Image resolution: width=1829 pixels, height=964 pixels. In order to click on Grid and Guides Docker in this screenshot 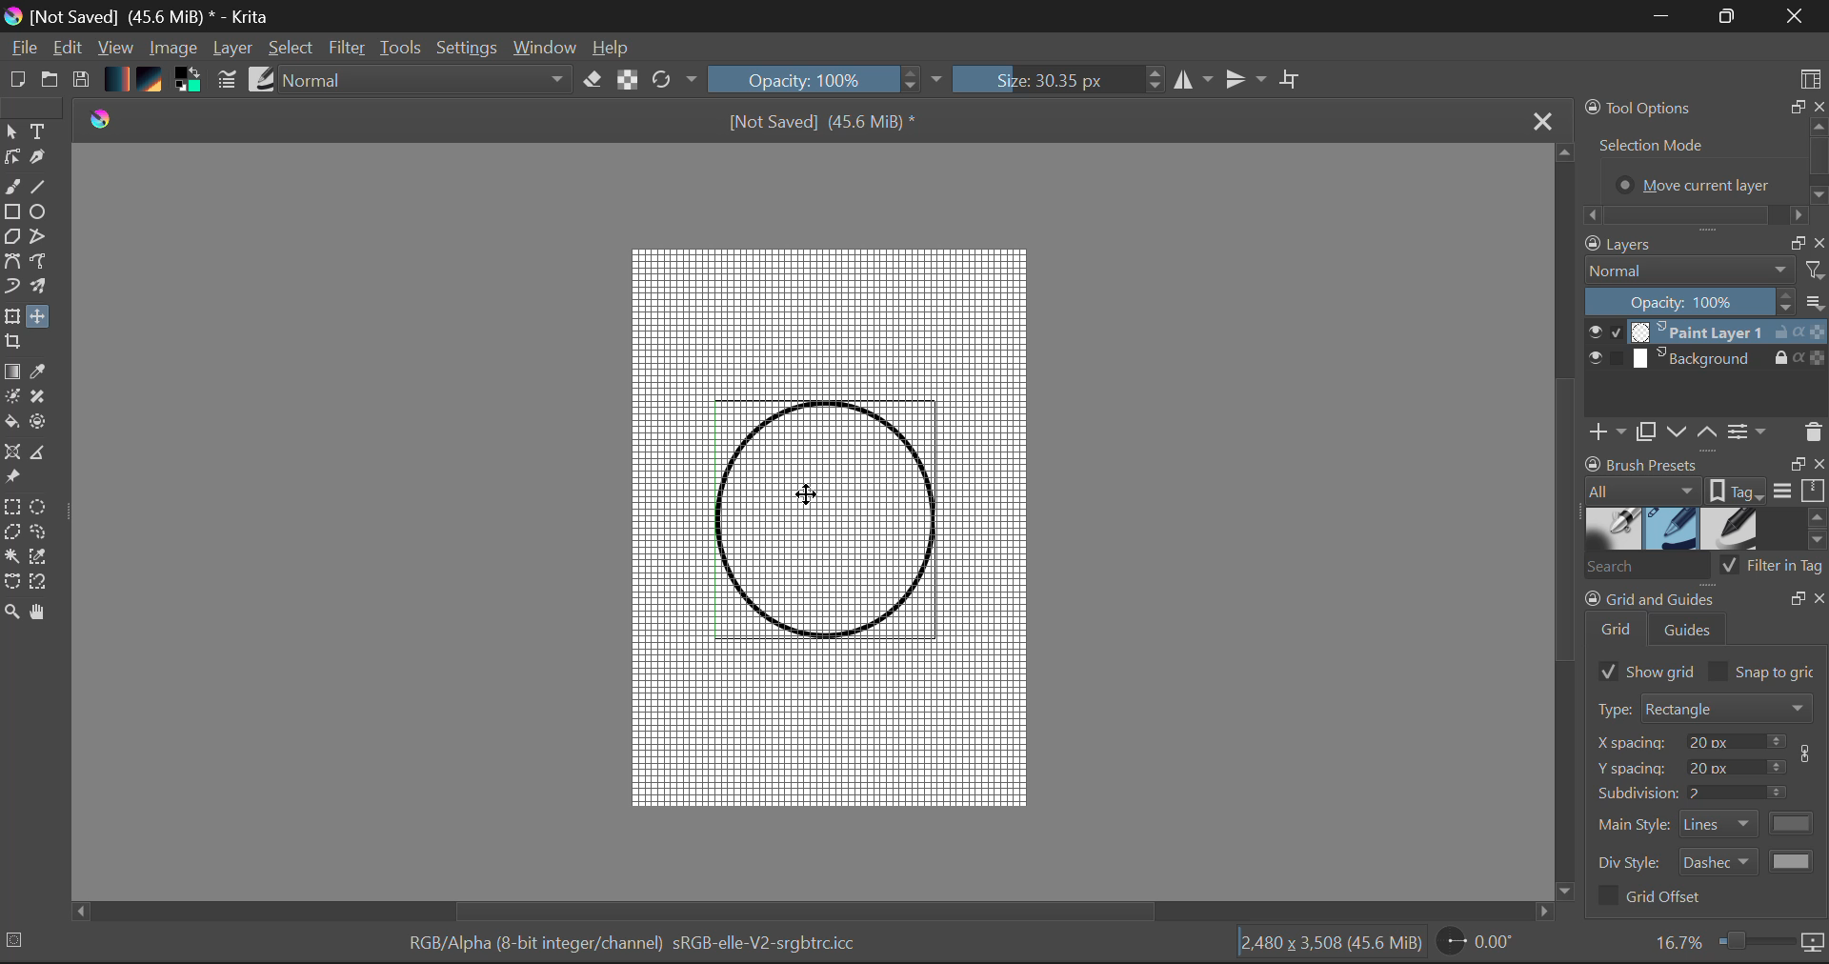, I will do `click(1707, 803)`.